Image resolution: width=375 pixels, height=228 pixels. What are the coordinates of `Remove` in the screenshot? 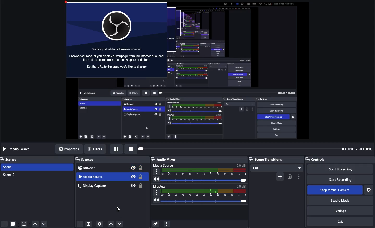 It's located at (290, 177).